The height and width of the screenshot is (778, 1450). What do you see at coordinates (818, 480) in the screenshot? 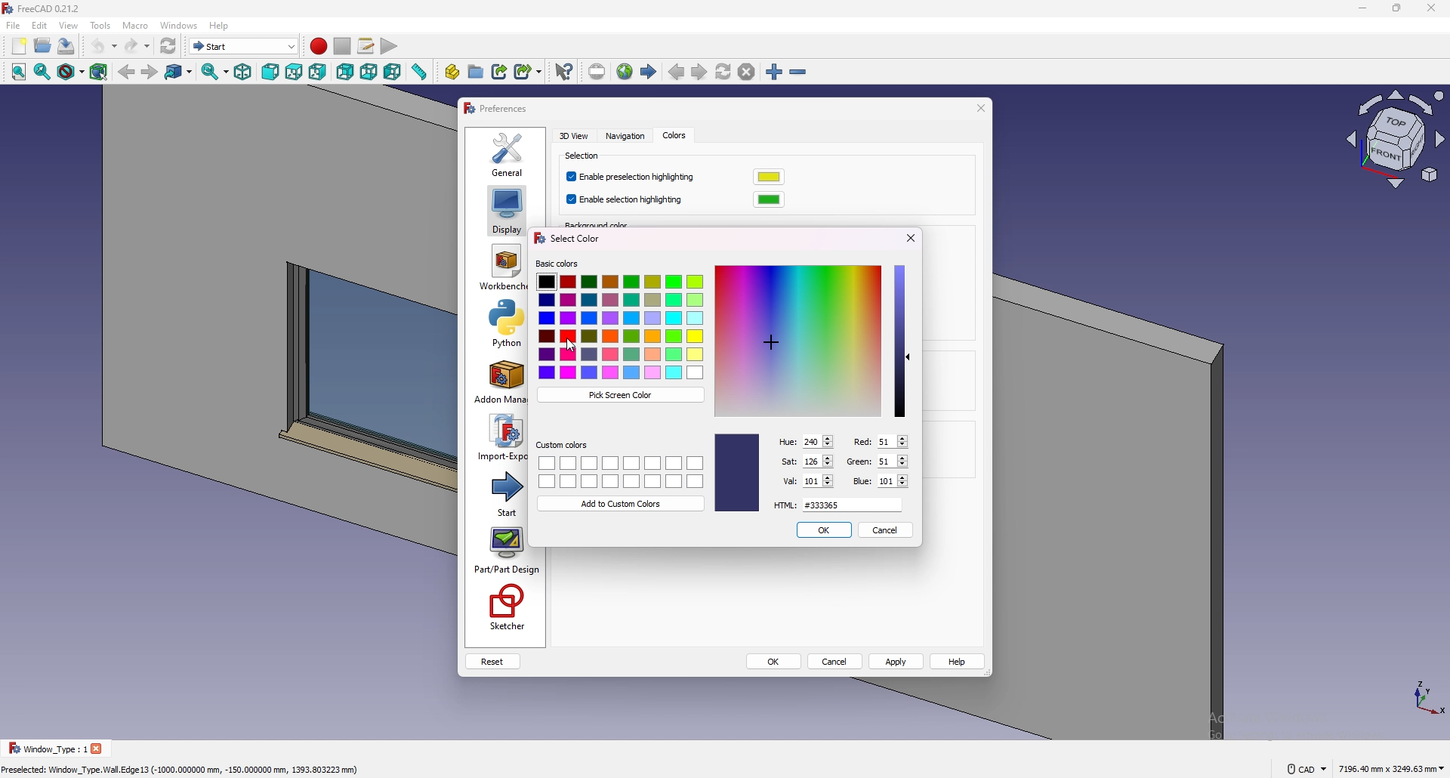
I see `101` at bounding box center [818, 480].